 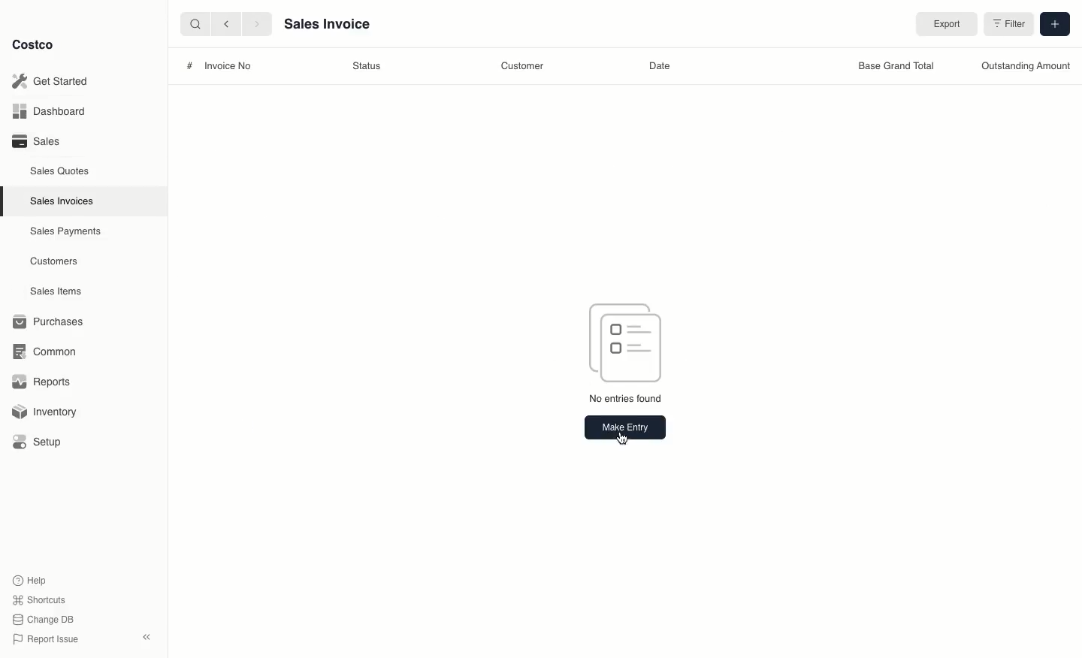 What do you see at coordinates (47, 112) in the screenshot?
I see `Dashboard` at bounding box center [47, 112].